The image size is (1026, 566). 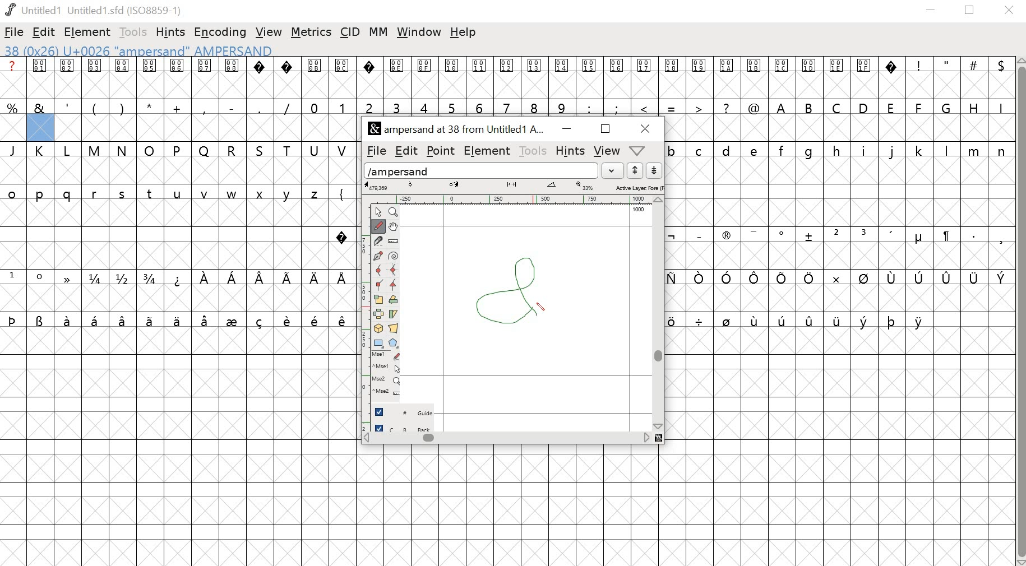 What do you see at coordinates (315, 150) in the screenshot?
I see `U` at bounding box center [315, 150].